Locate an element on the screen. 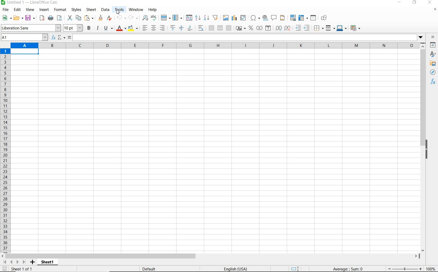  SELECT FUNCTION is located at coordinates (62, 37).